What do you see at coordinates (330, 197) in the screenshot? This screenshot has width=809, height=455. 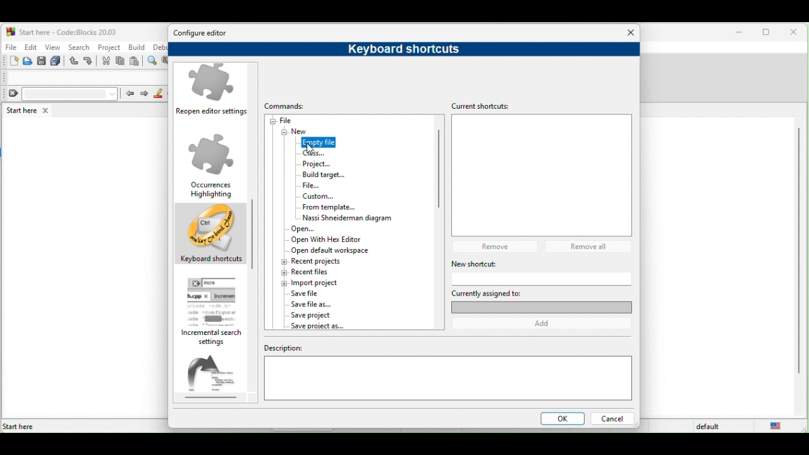 I see `custom` at bounding box center [330, 197].